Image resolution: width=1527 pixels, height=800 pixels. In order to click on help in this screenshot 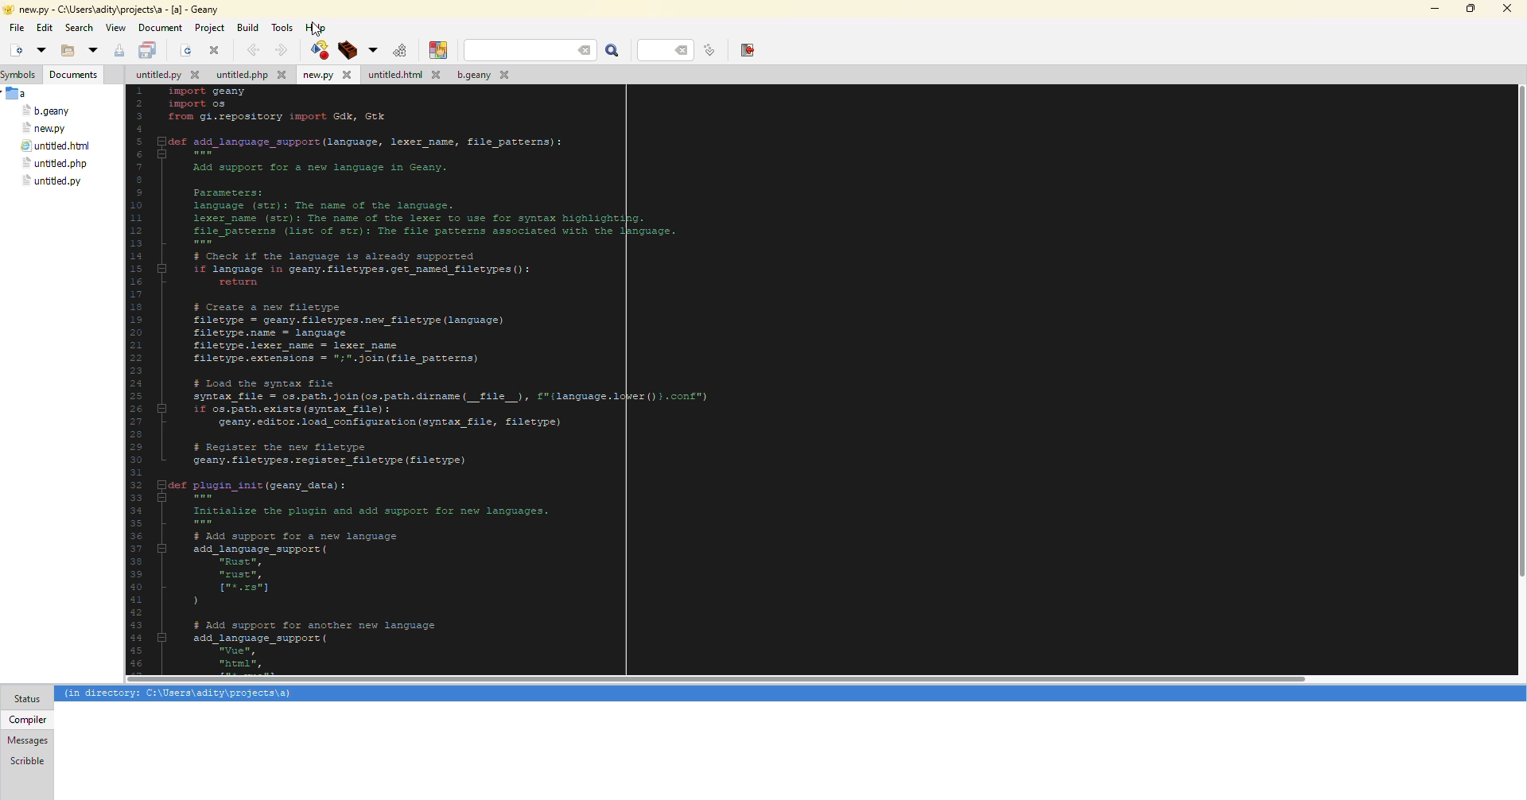, I will do `click(317, 27)`.